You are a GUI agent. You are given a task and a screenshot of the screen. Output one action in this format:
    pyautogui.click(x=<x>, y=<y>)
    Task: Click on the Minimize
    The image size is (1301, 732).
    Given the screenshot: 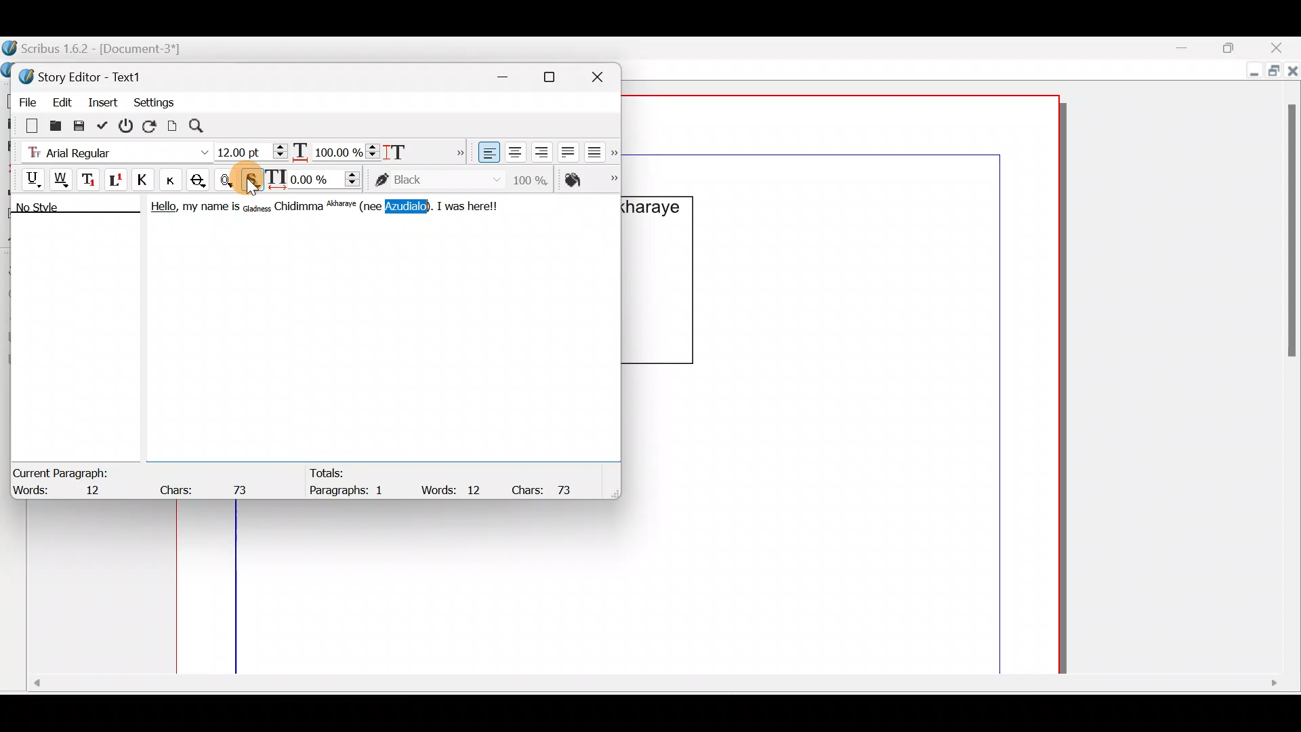 What is the action you would take?
    pyautogui.click(x=510, y=75)
    